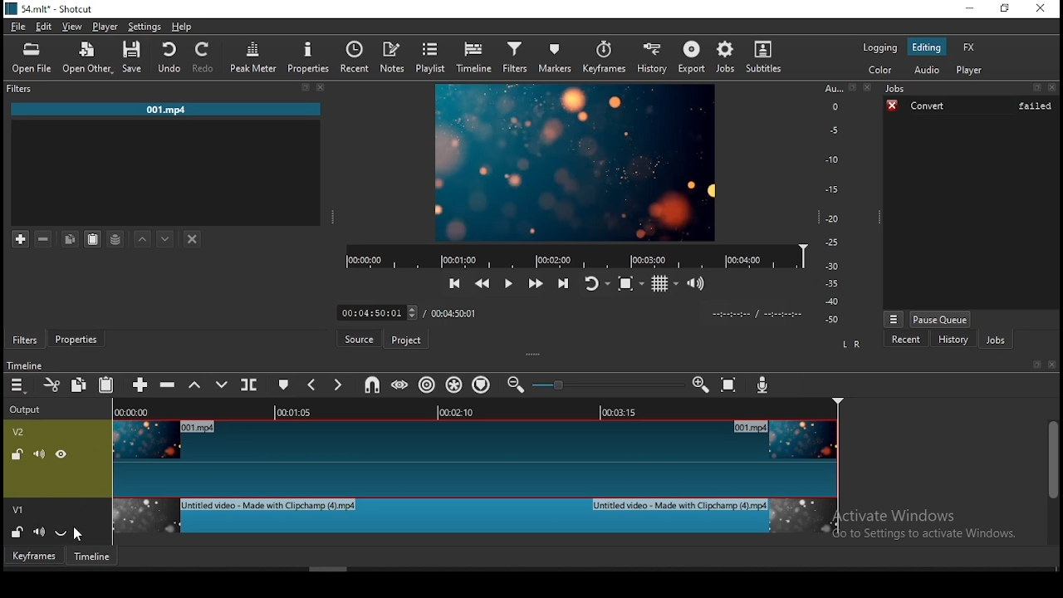 This screenshot has height=598, width=1063. I want to click on copy, so click(77, 384).